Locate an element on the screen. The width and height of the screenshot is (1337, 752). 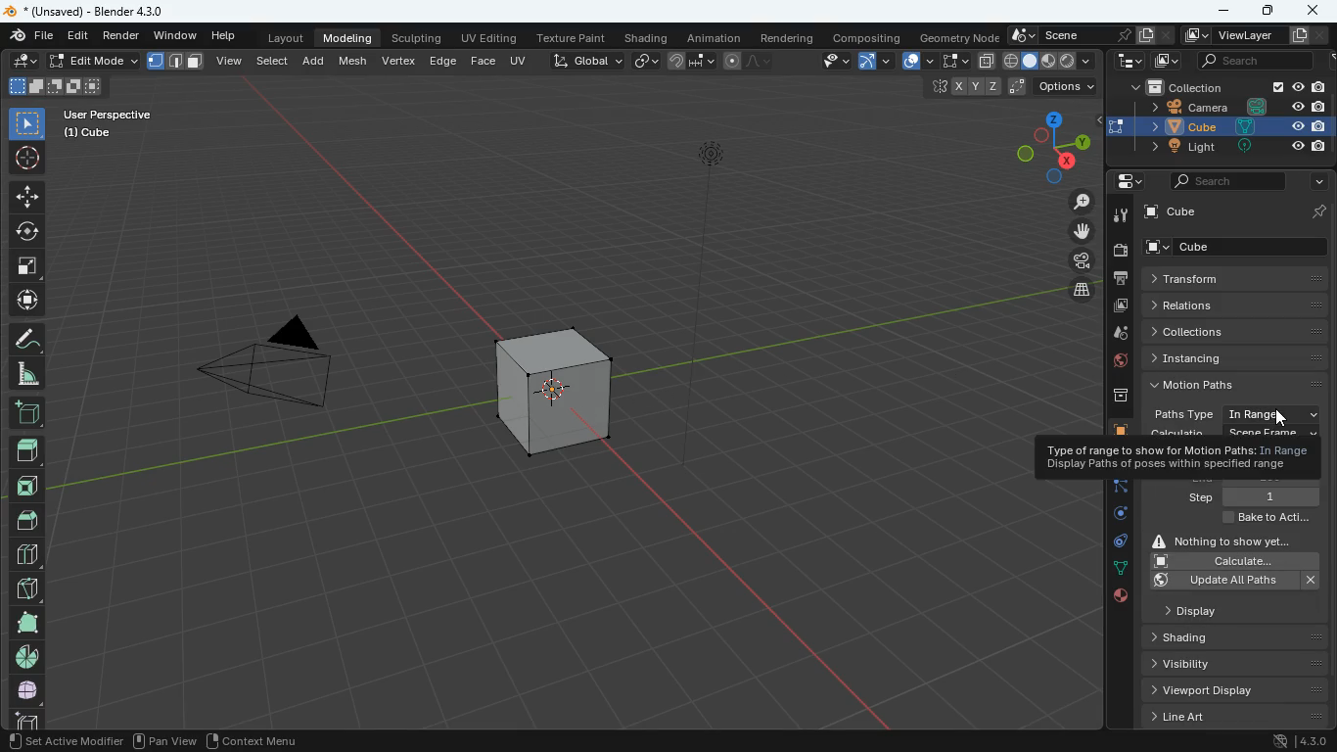
whole is located at coordinates (25, 622).